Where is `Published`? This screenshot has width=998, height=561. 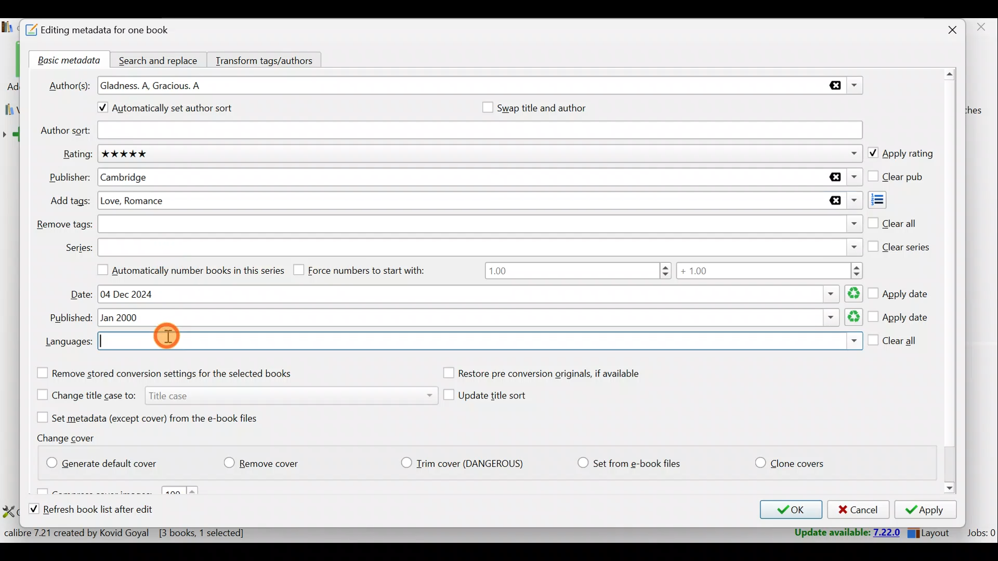 Published is located at coordinates (481, 318).